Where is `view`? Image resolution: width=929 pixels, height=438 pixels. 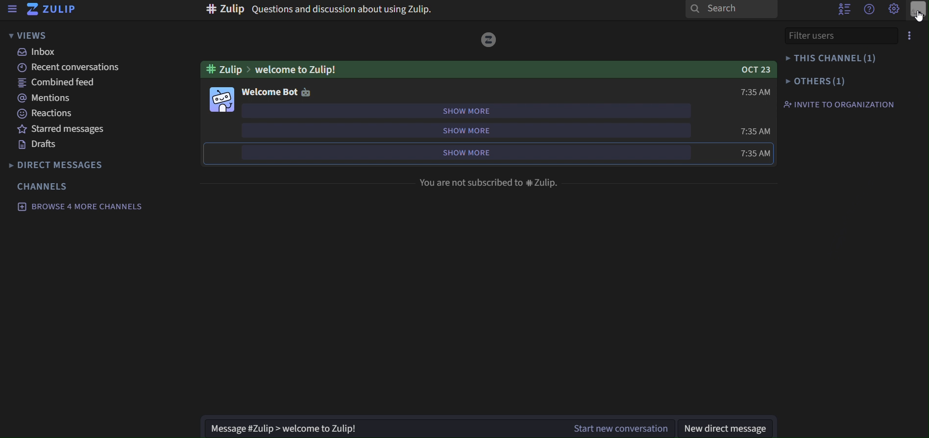
view is located at coordinates (28, 35).